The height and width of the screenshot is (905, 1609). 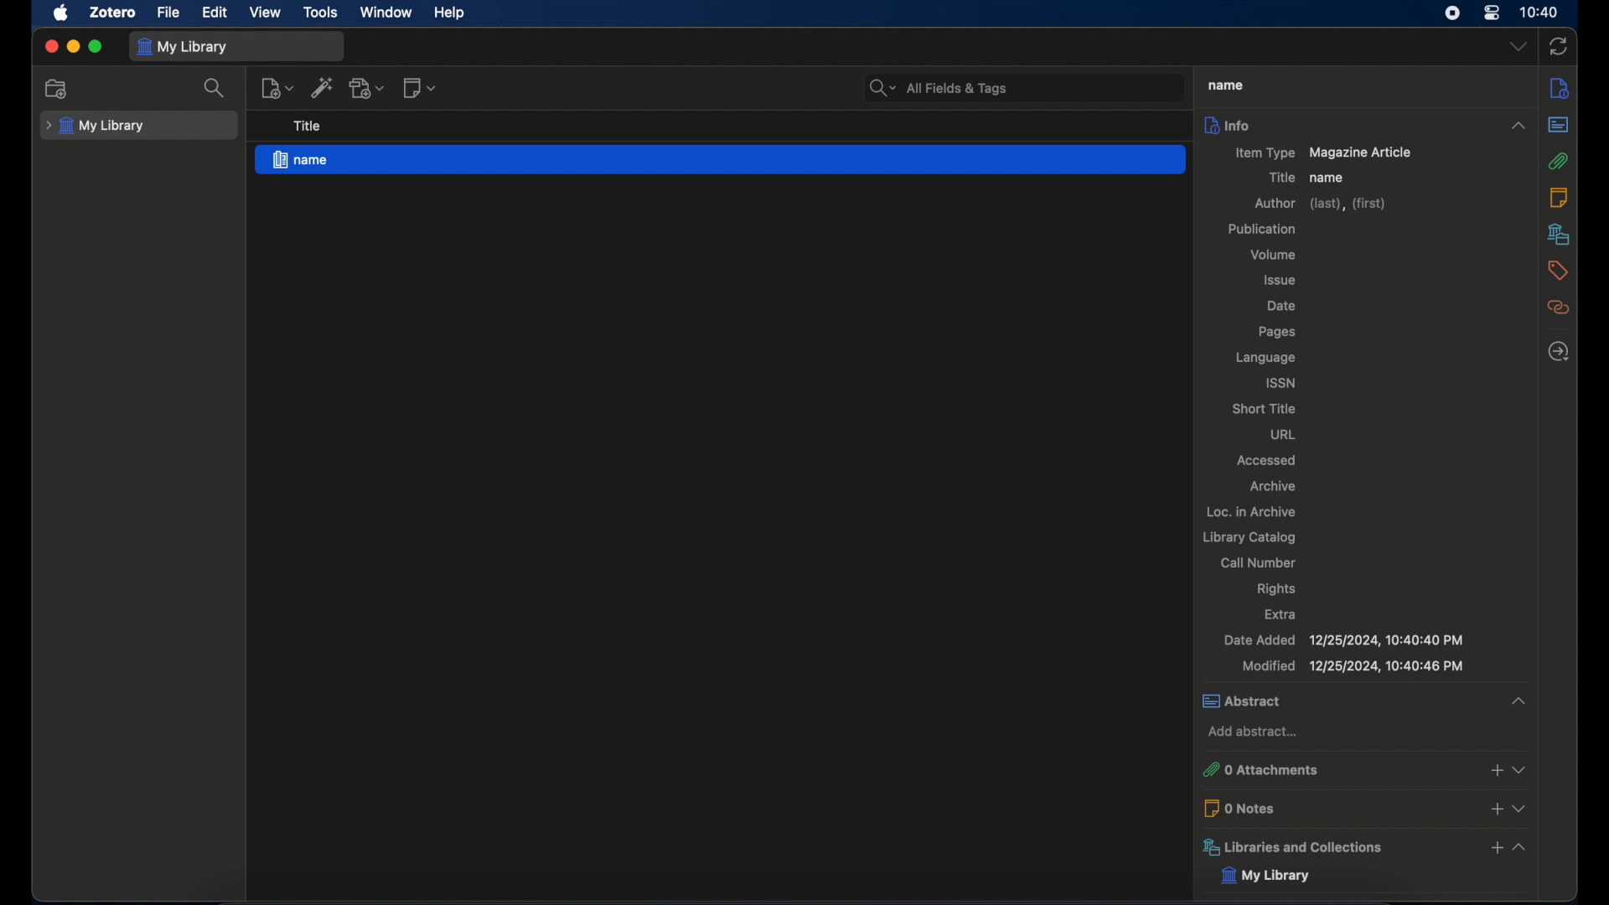 I want to click on locate, so click(x=1560, y=350).